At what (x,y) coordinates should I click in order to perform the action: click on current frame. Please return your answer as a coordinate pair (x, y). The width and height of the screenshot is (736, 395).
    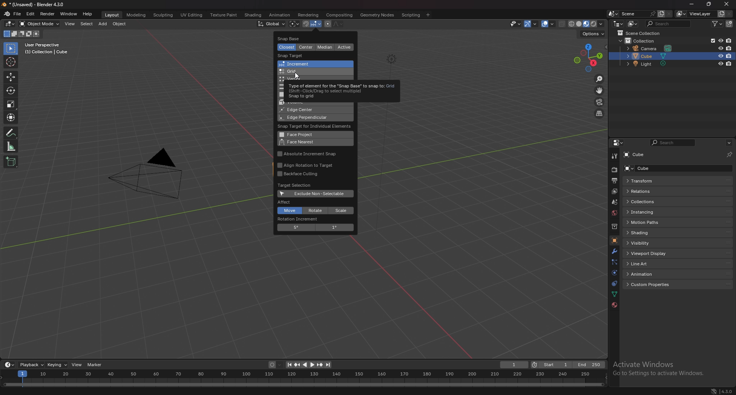
    Looking at the image, I should click on (515, 365).